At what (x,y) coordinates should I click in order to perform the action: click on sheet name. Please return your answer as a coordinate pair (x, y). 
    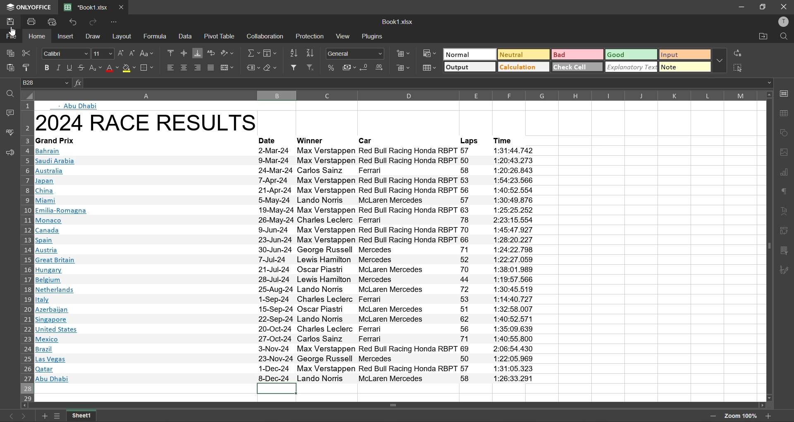
    Looking at the image, I should click on (86, 416).